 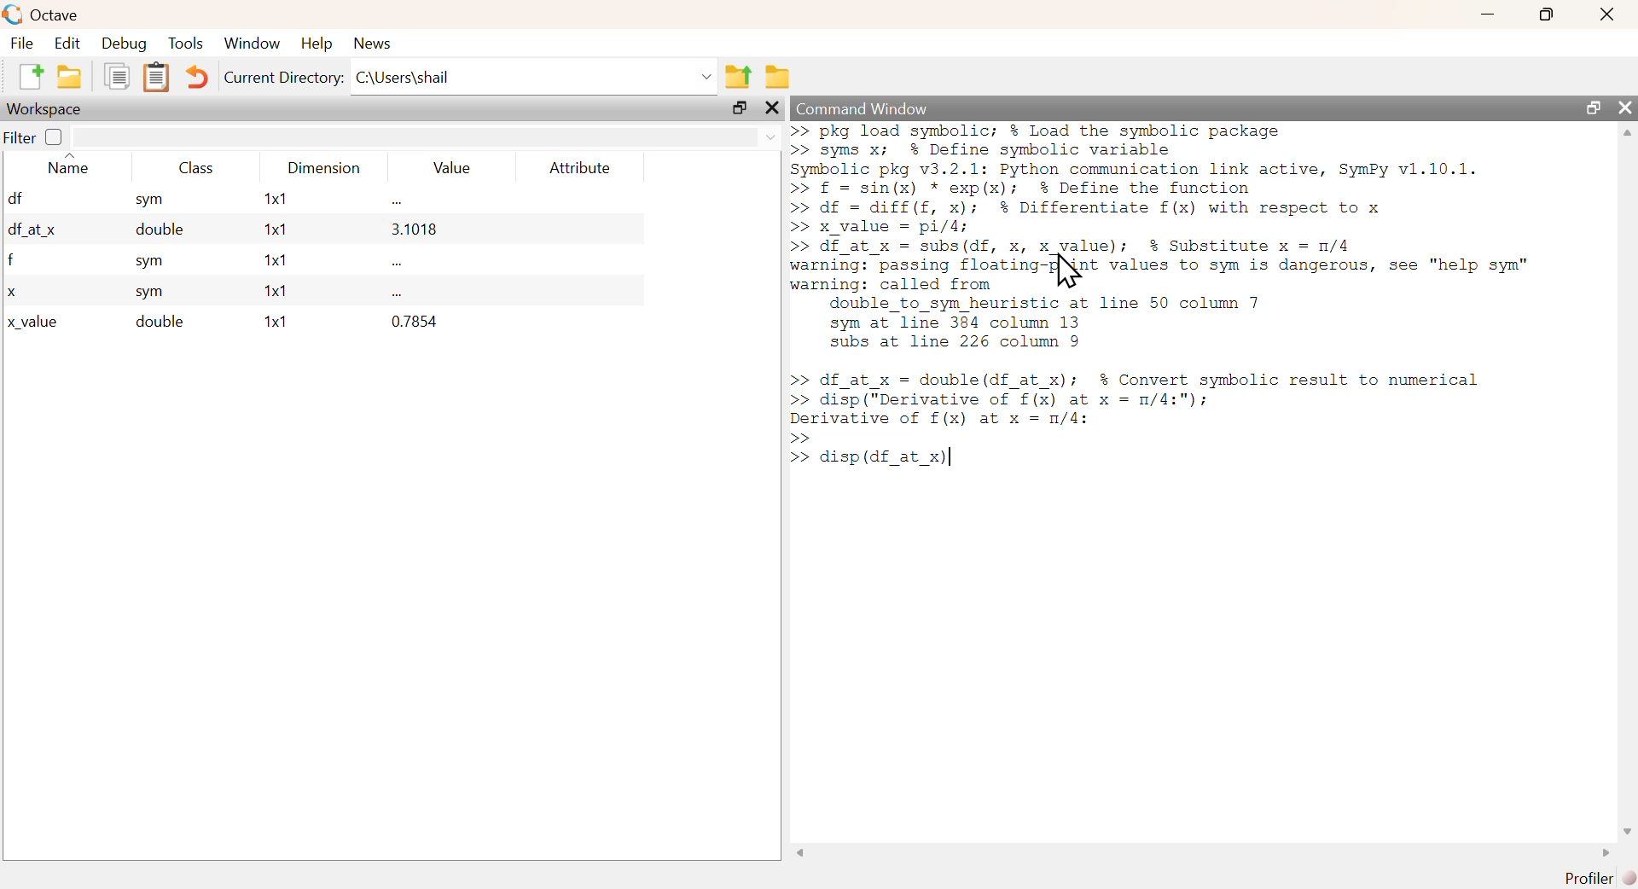 I want to click on C:\Users\shail, so click(x=532, y=77).